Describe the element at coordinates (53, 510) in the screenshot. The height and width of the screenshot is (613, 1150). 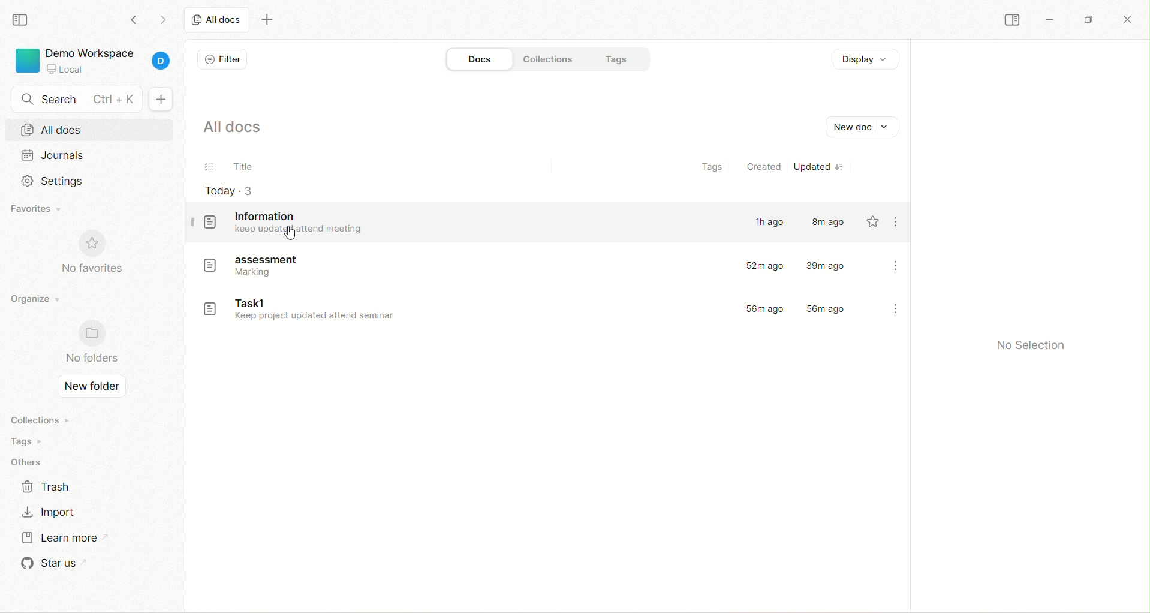
I see `import` at that location.